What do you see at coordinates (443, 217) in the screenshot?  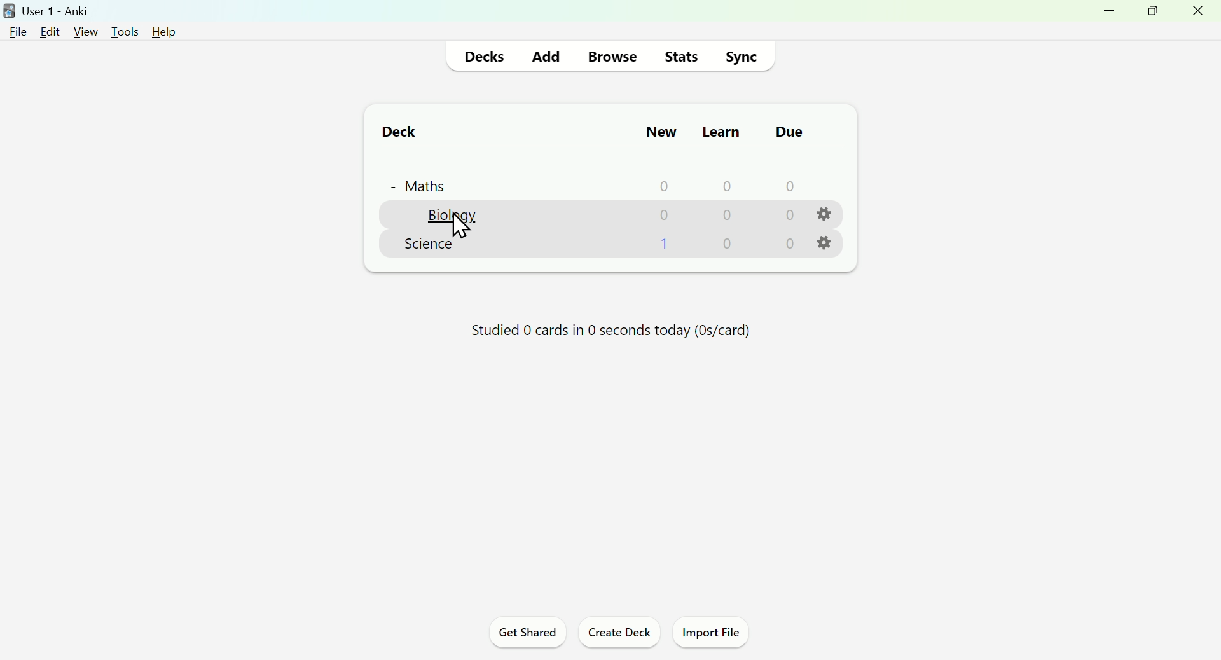 I see `biology` at bounding box center [443, 217].